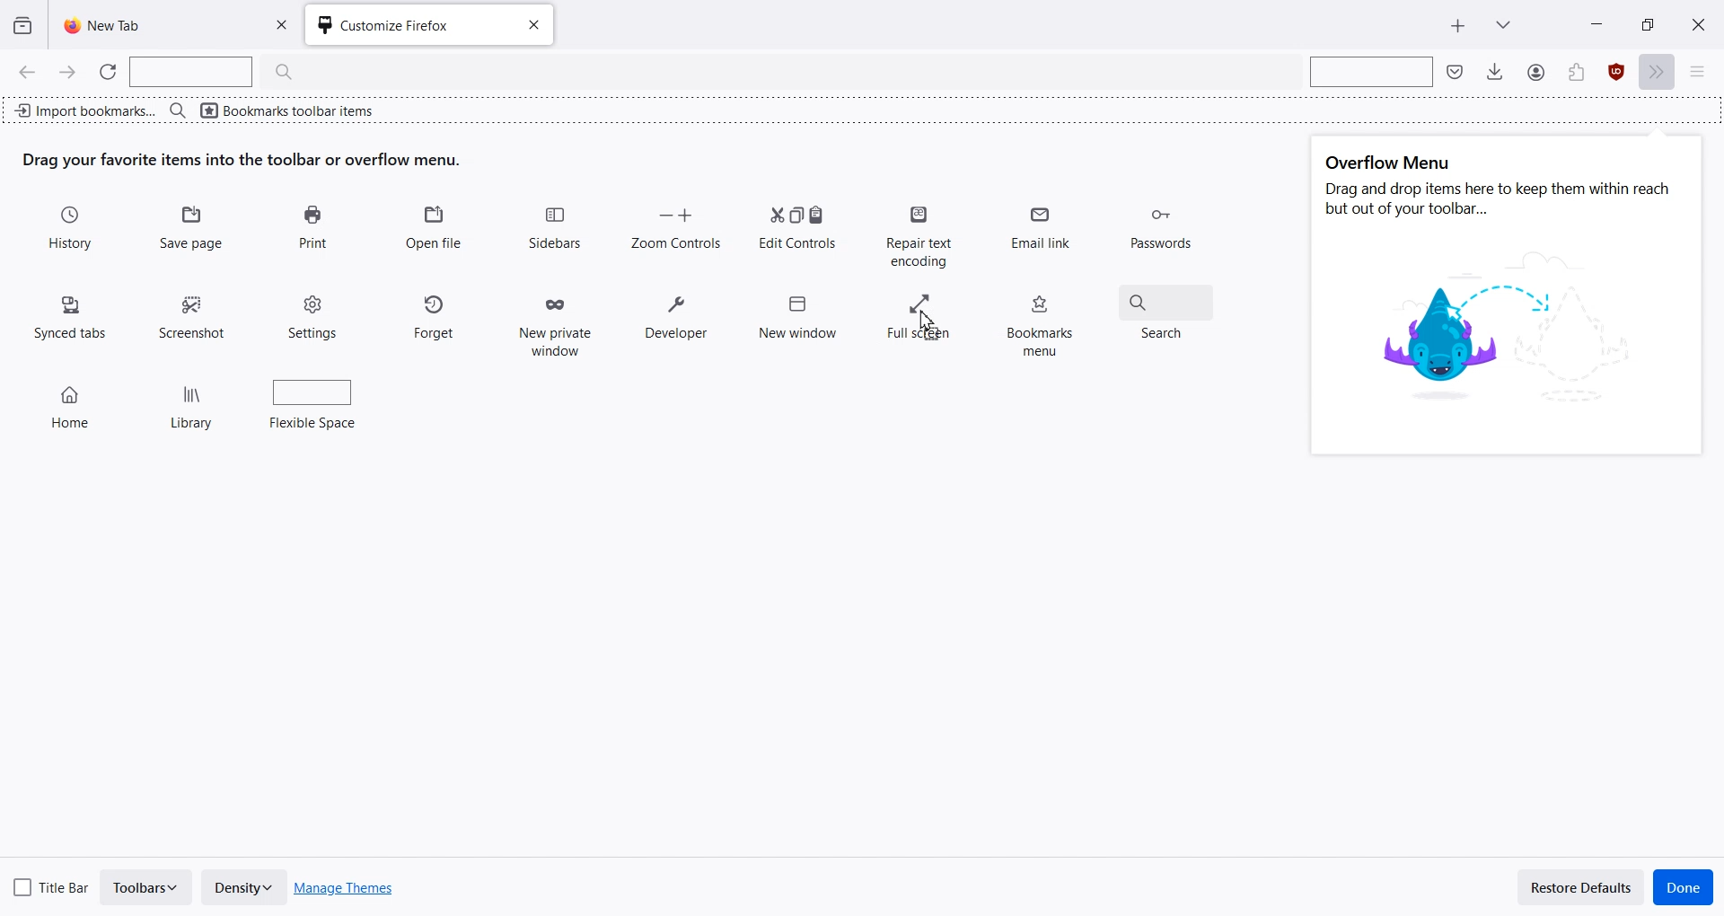 Image resolution: width=1724 pixels, height=916 pixels. What do you see at coordinates (1508, 331) in the screenshot?
I see `image` at bounding box center [1508, 331].